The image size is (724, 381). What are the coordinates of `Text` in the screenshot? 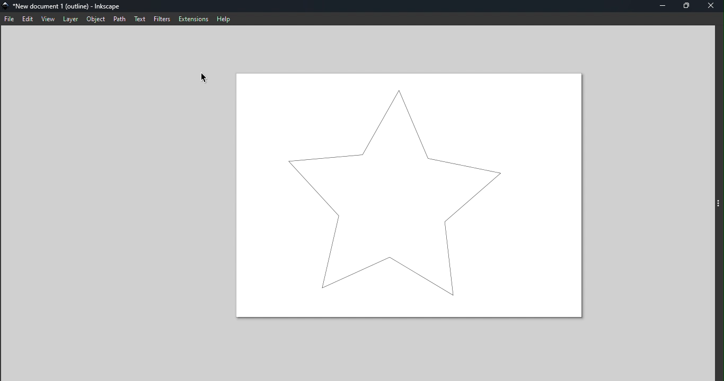 It's located at (139, 19).